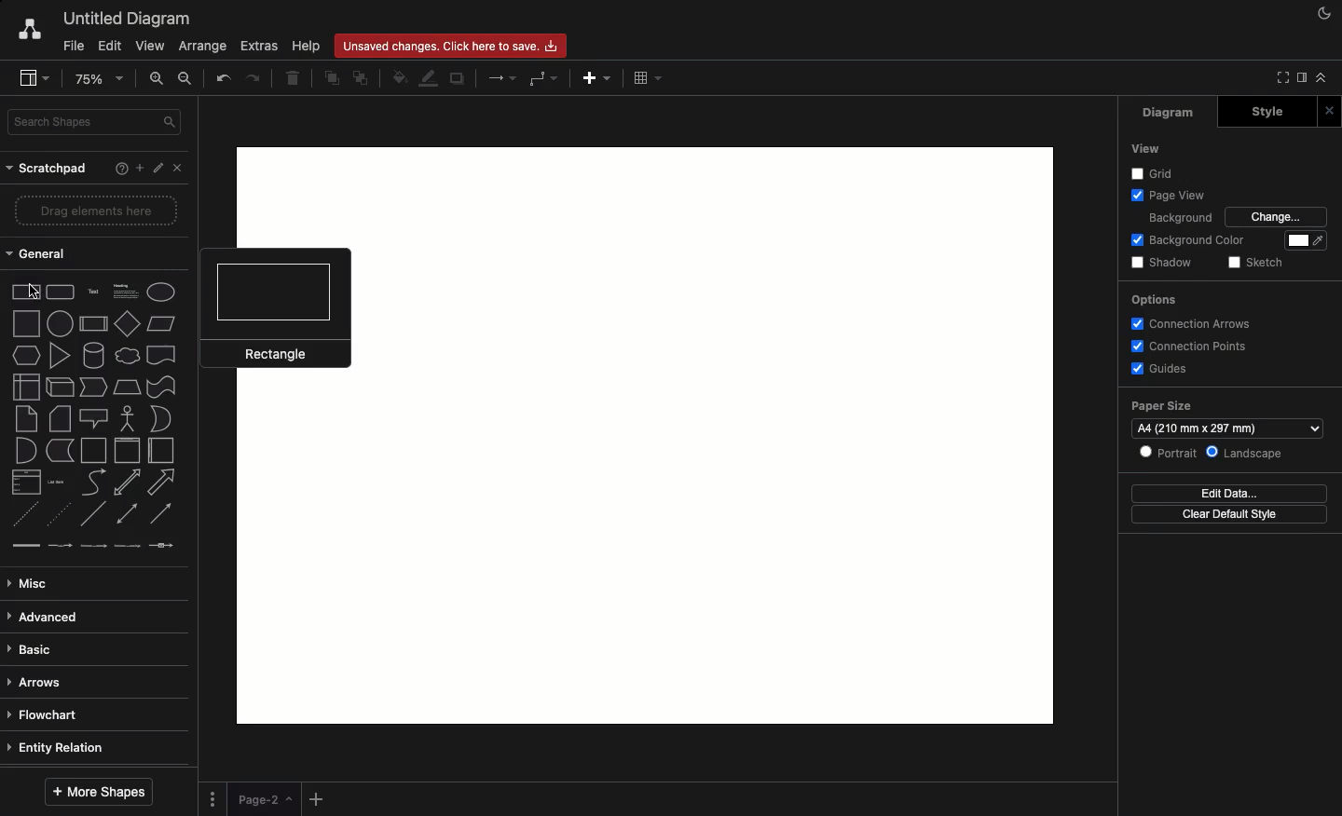 This screenshot has width=1342, height=816. What do you see at coordinates (91, 356) in the screenshot?
I see `cylinder` at bounding box center [91, 356].